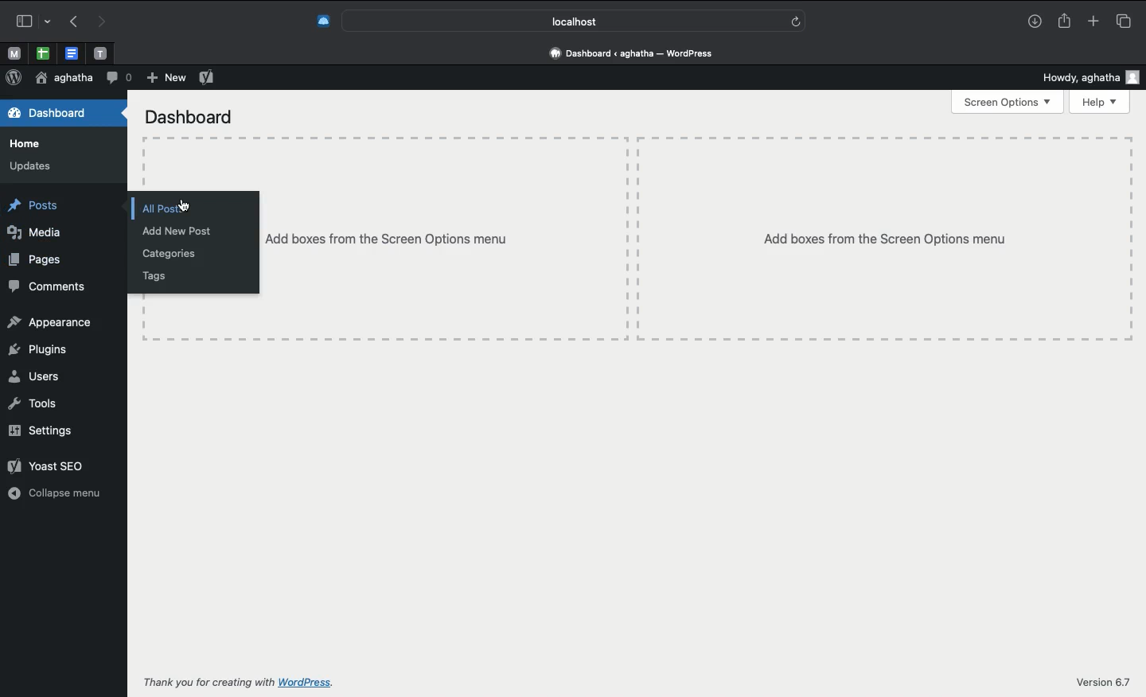  Describe the element at coordinates (35, 404) in the screenshot. I see `Tools` at that location.